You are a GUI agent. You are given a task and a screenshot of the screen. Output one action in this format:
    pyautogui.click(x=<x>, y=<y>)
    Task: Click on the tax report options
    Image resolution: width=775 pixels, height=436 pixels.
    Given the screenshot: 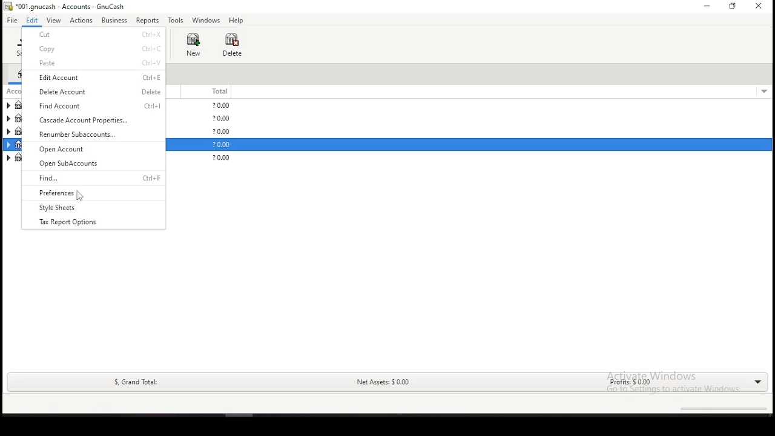 What is the action you would take?
    pyautogui.click(x=71, y=220)
    